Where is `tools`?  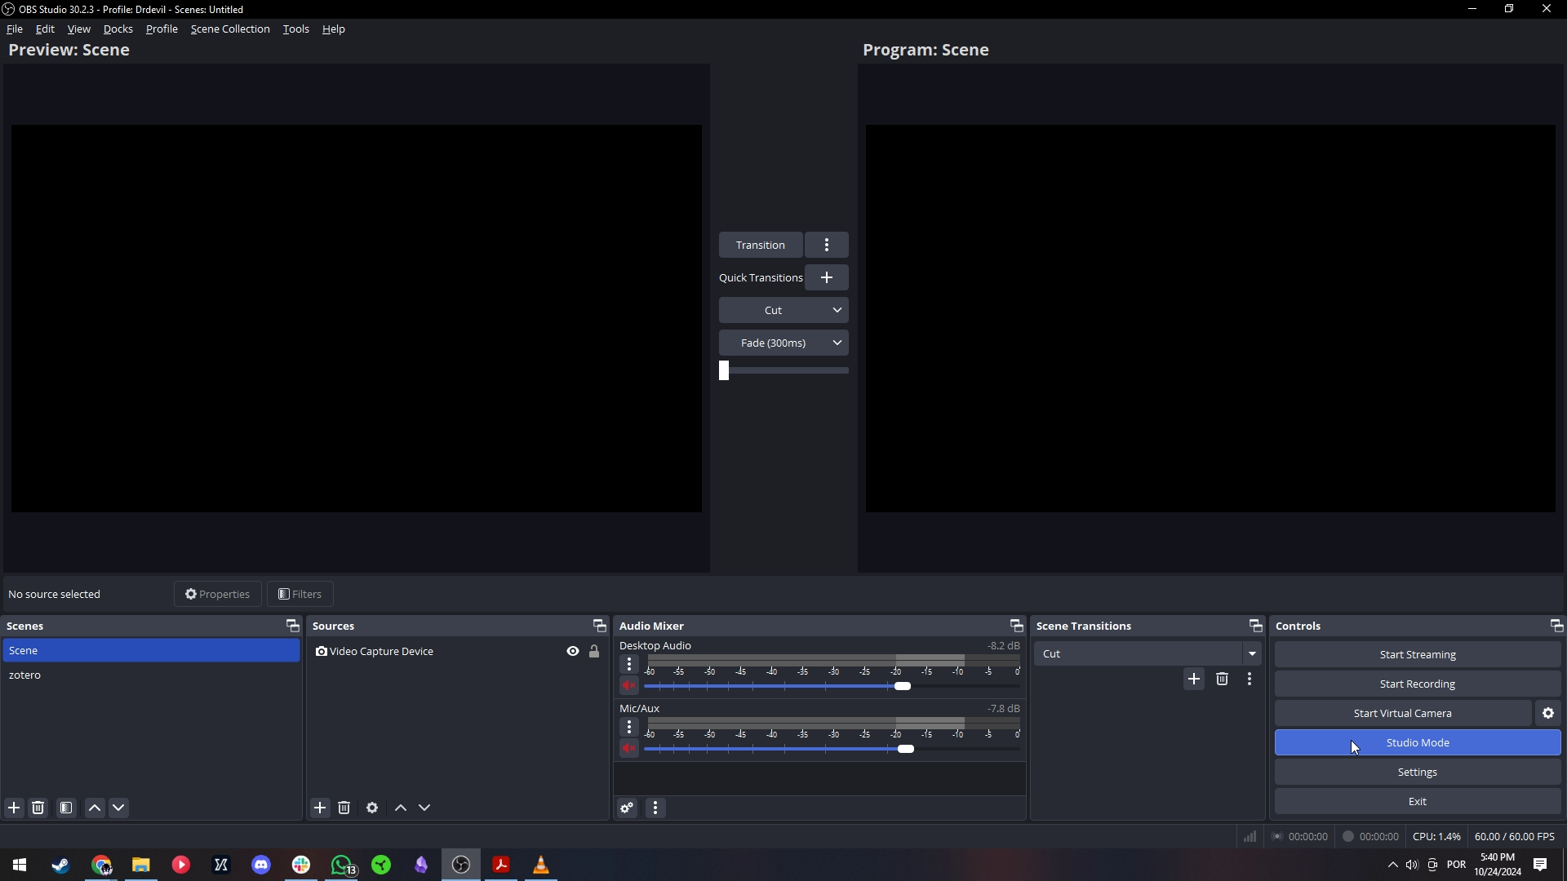
tools is located at coordinates (60, 864).